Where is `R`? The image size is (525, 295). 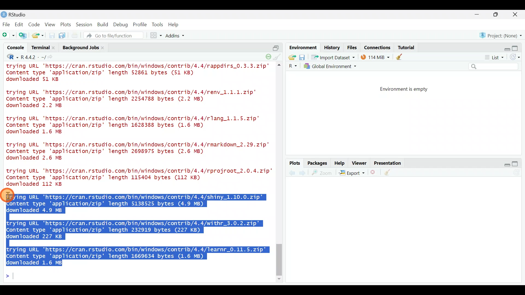
R is located at coordinates (292, 66).